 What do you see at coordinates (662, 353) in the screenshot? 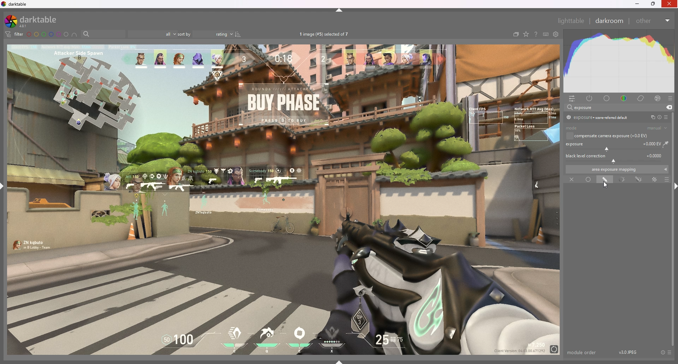
I see `reset` at bounding box center [662, 353].